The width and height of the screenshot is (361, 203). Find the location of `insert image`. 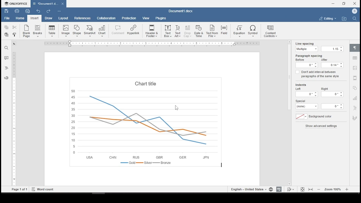

insert image is located at coordinates (65, 31).